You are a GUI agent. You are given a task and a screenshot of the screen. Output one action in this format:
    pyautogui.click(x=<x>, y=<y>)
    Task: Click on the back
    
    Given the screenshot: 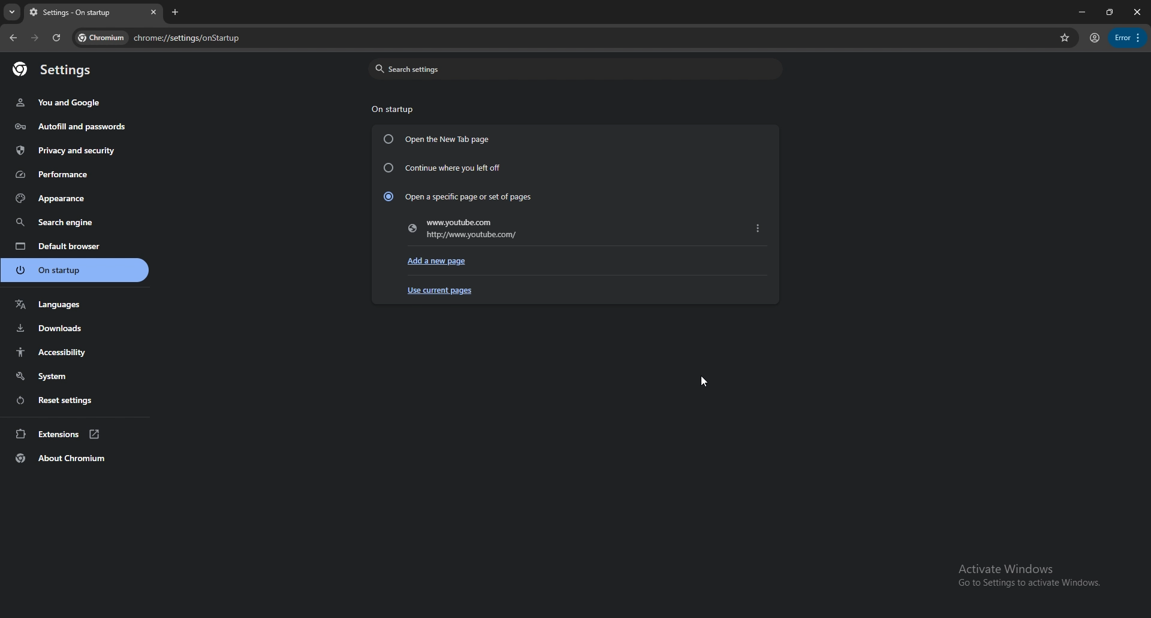 What is the action you would take?
    pyautogui.click(x=13, y=38)
    